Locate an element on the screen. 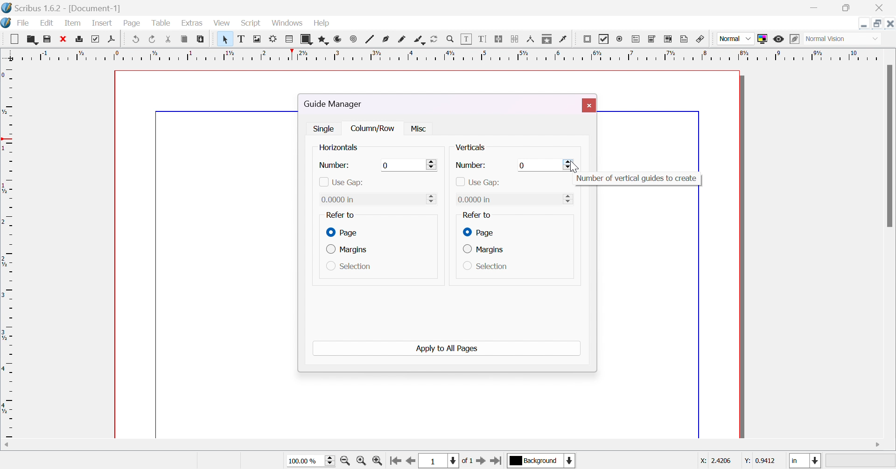 This screenshot has height=469, width=896. unlink text frames is located at coordinates (515, 39).